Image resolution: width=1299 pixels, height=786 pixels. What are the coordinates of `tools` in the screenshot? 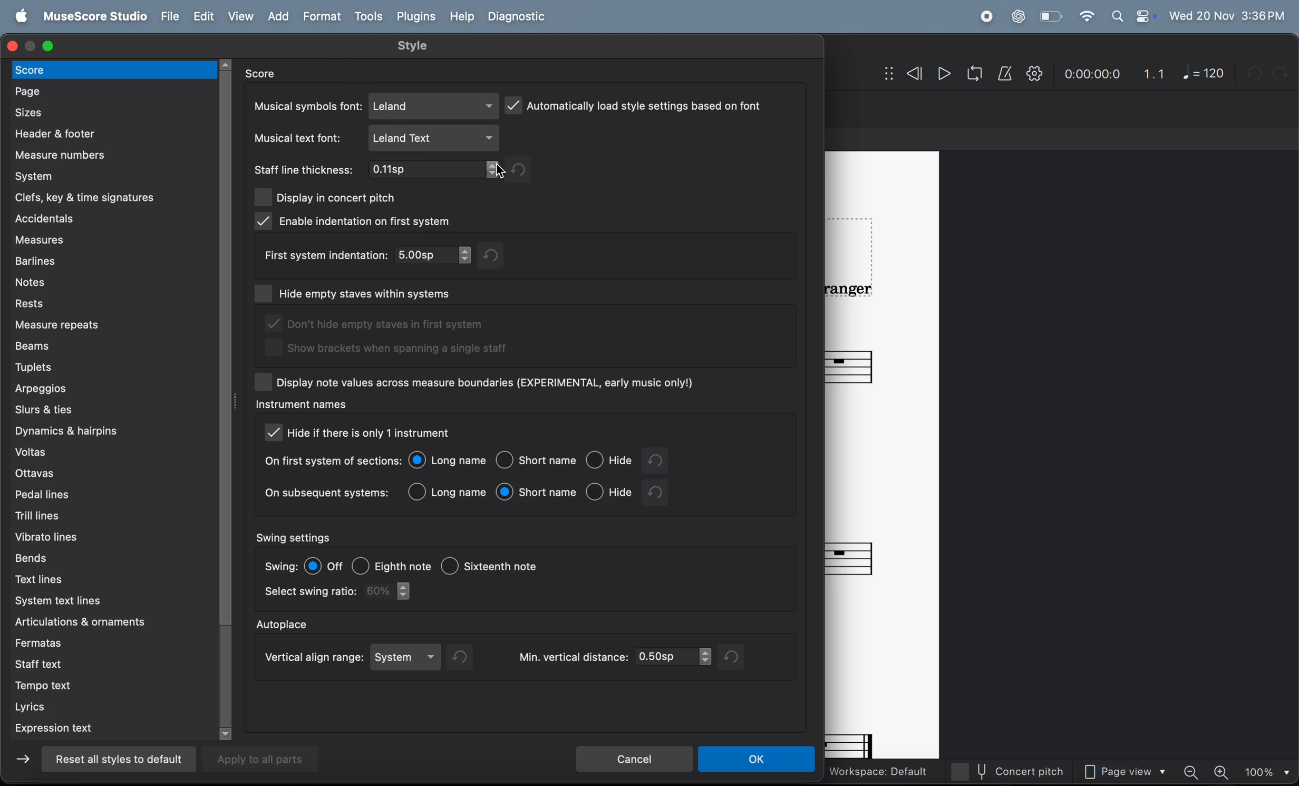 It's located at (368, 17).